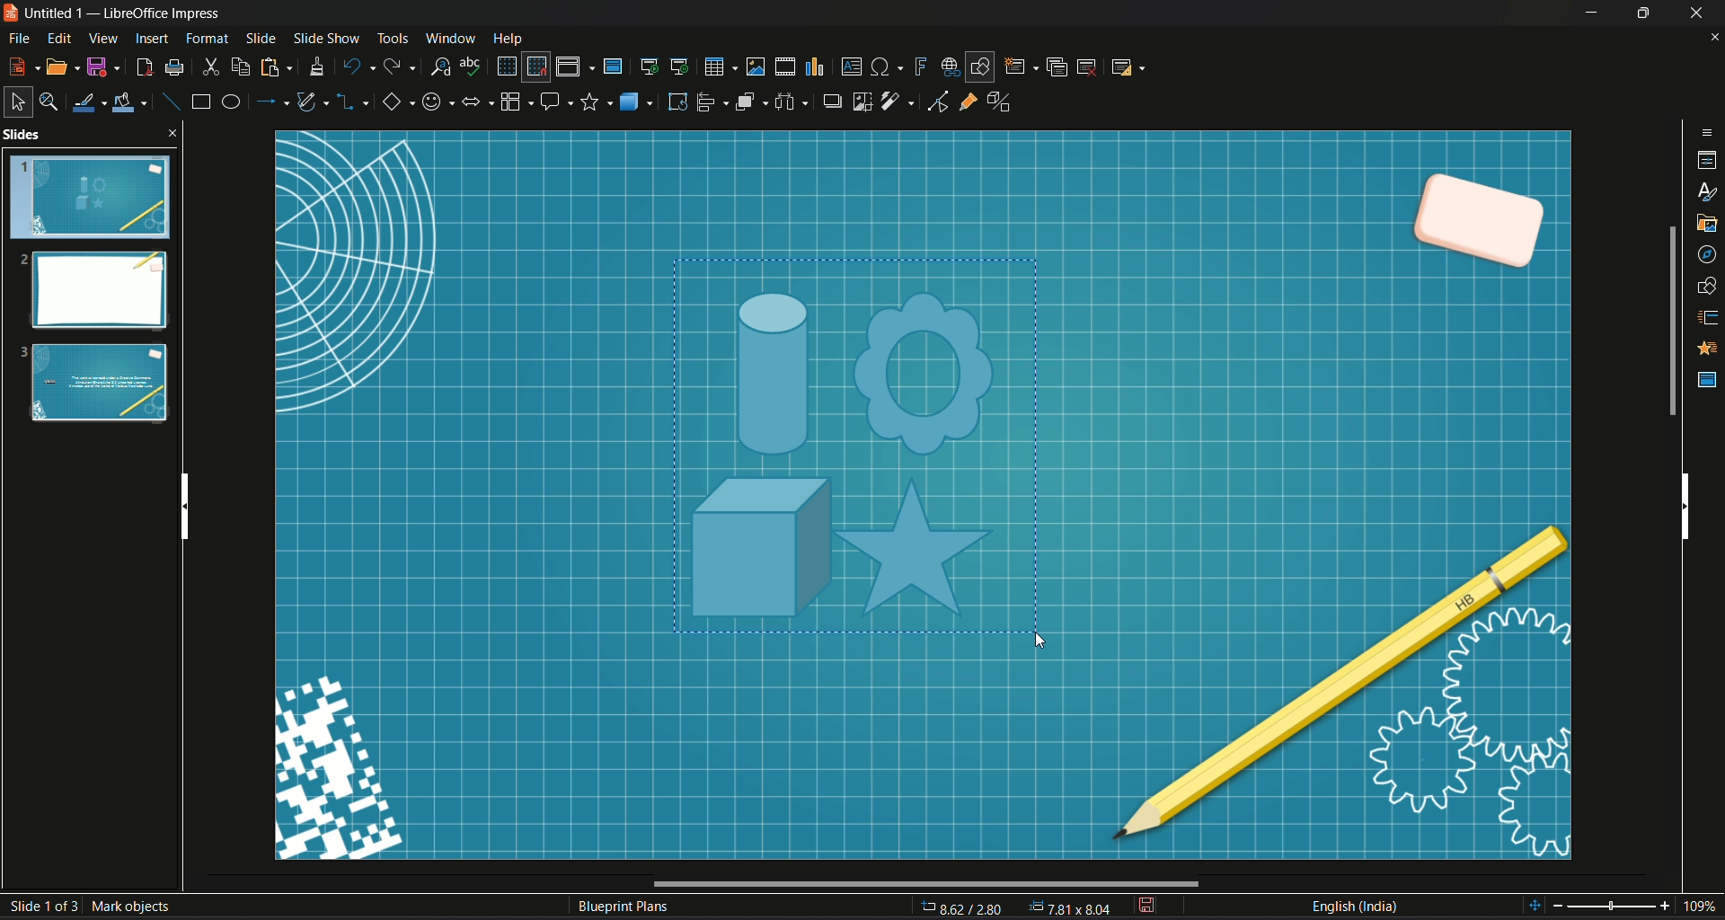 The width and height of the screenshot is (1725, 920). Describe the element at coordinates (130, 104) in the screenshot. I see `fill color` at that location.